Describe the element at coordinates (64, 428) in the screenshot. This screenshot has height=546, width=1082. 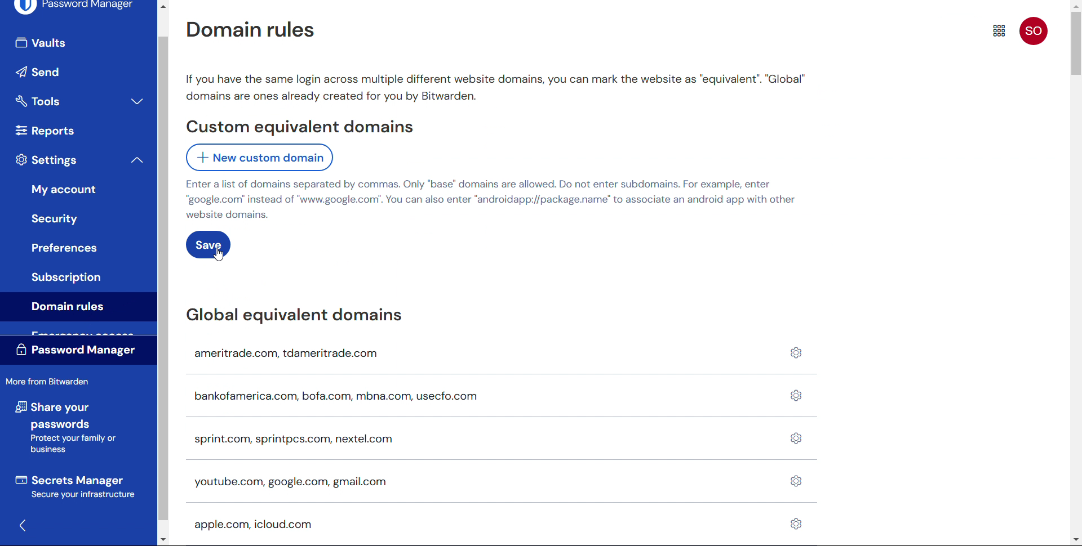
I see `share your passwords Protect your family or business` at that location.